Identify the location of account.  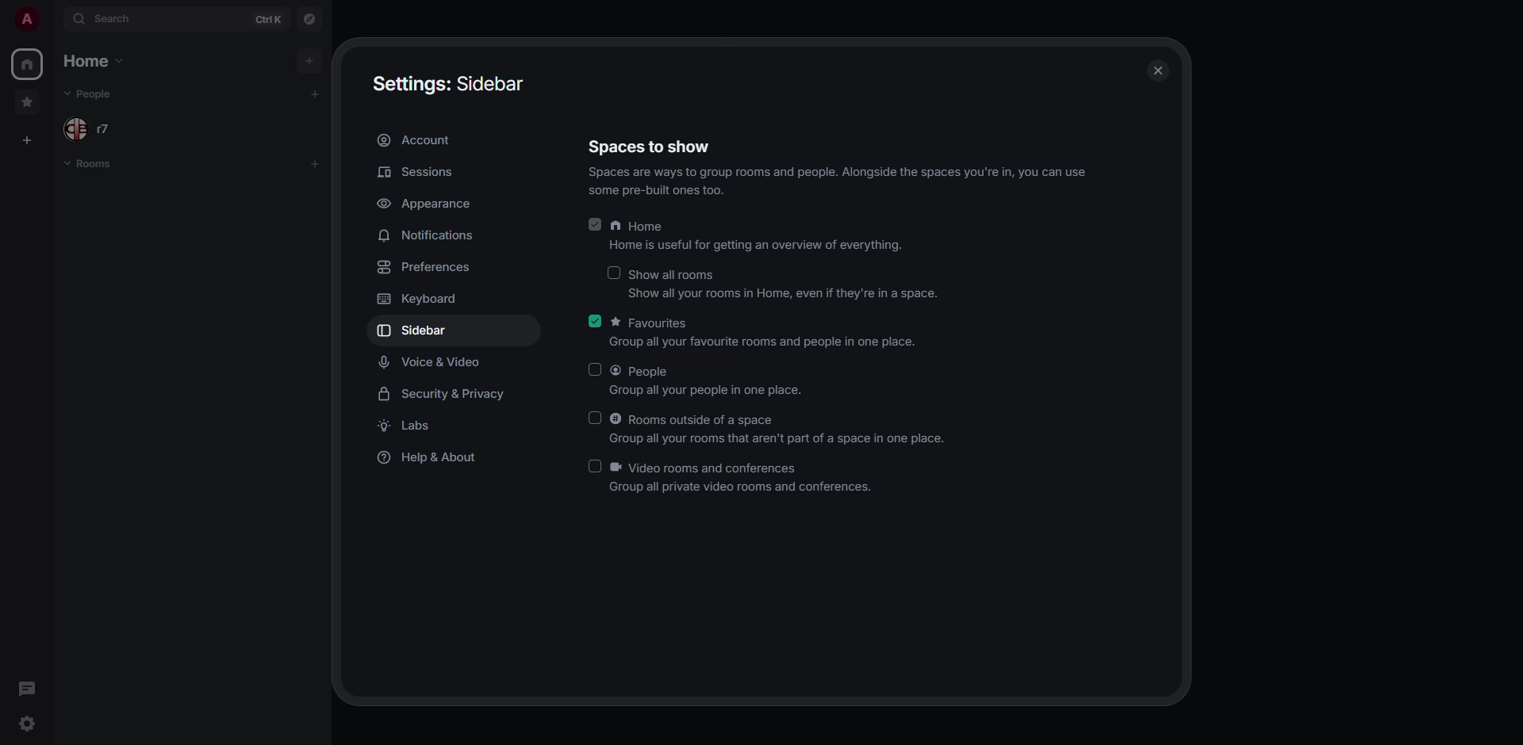
(420, 139).